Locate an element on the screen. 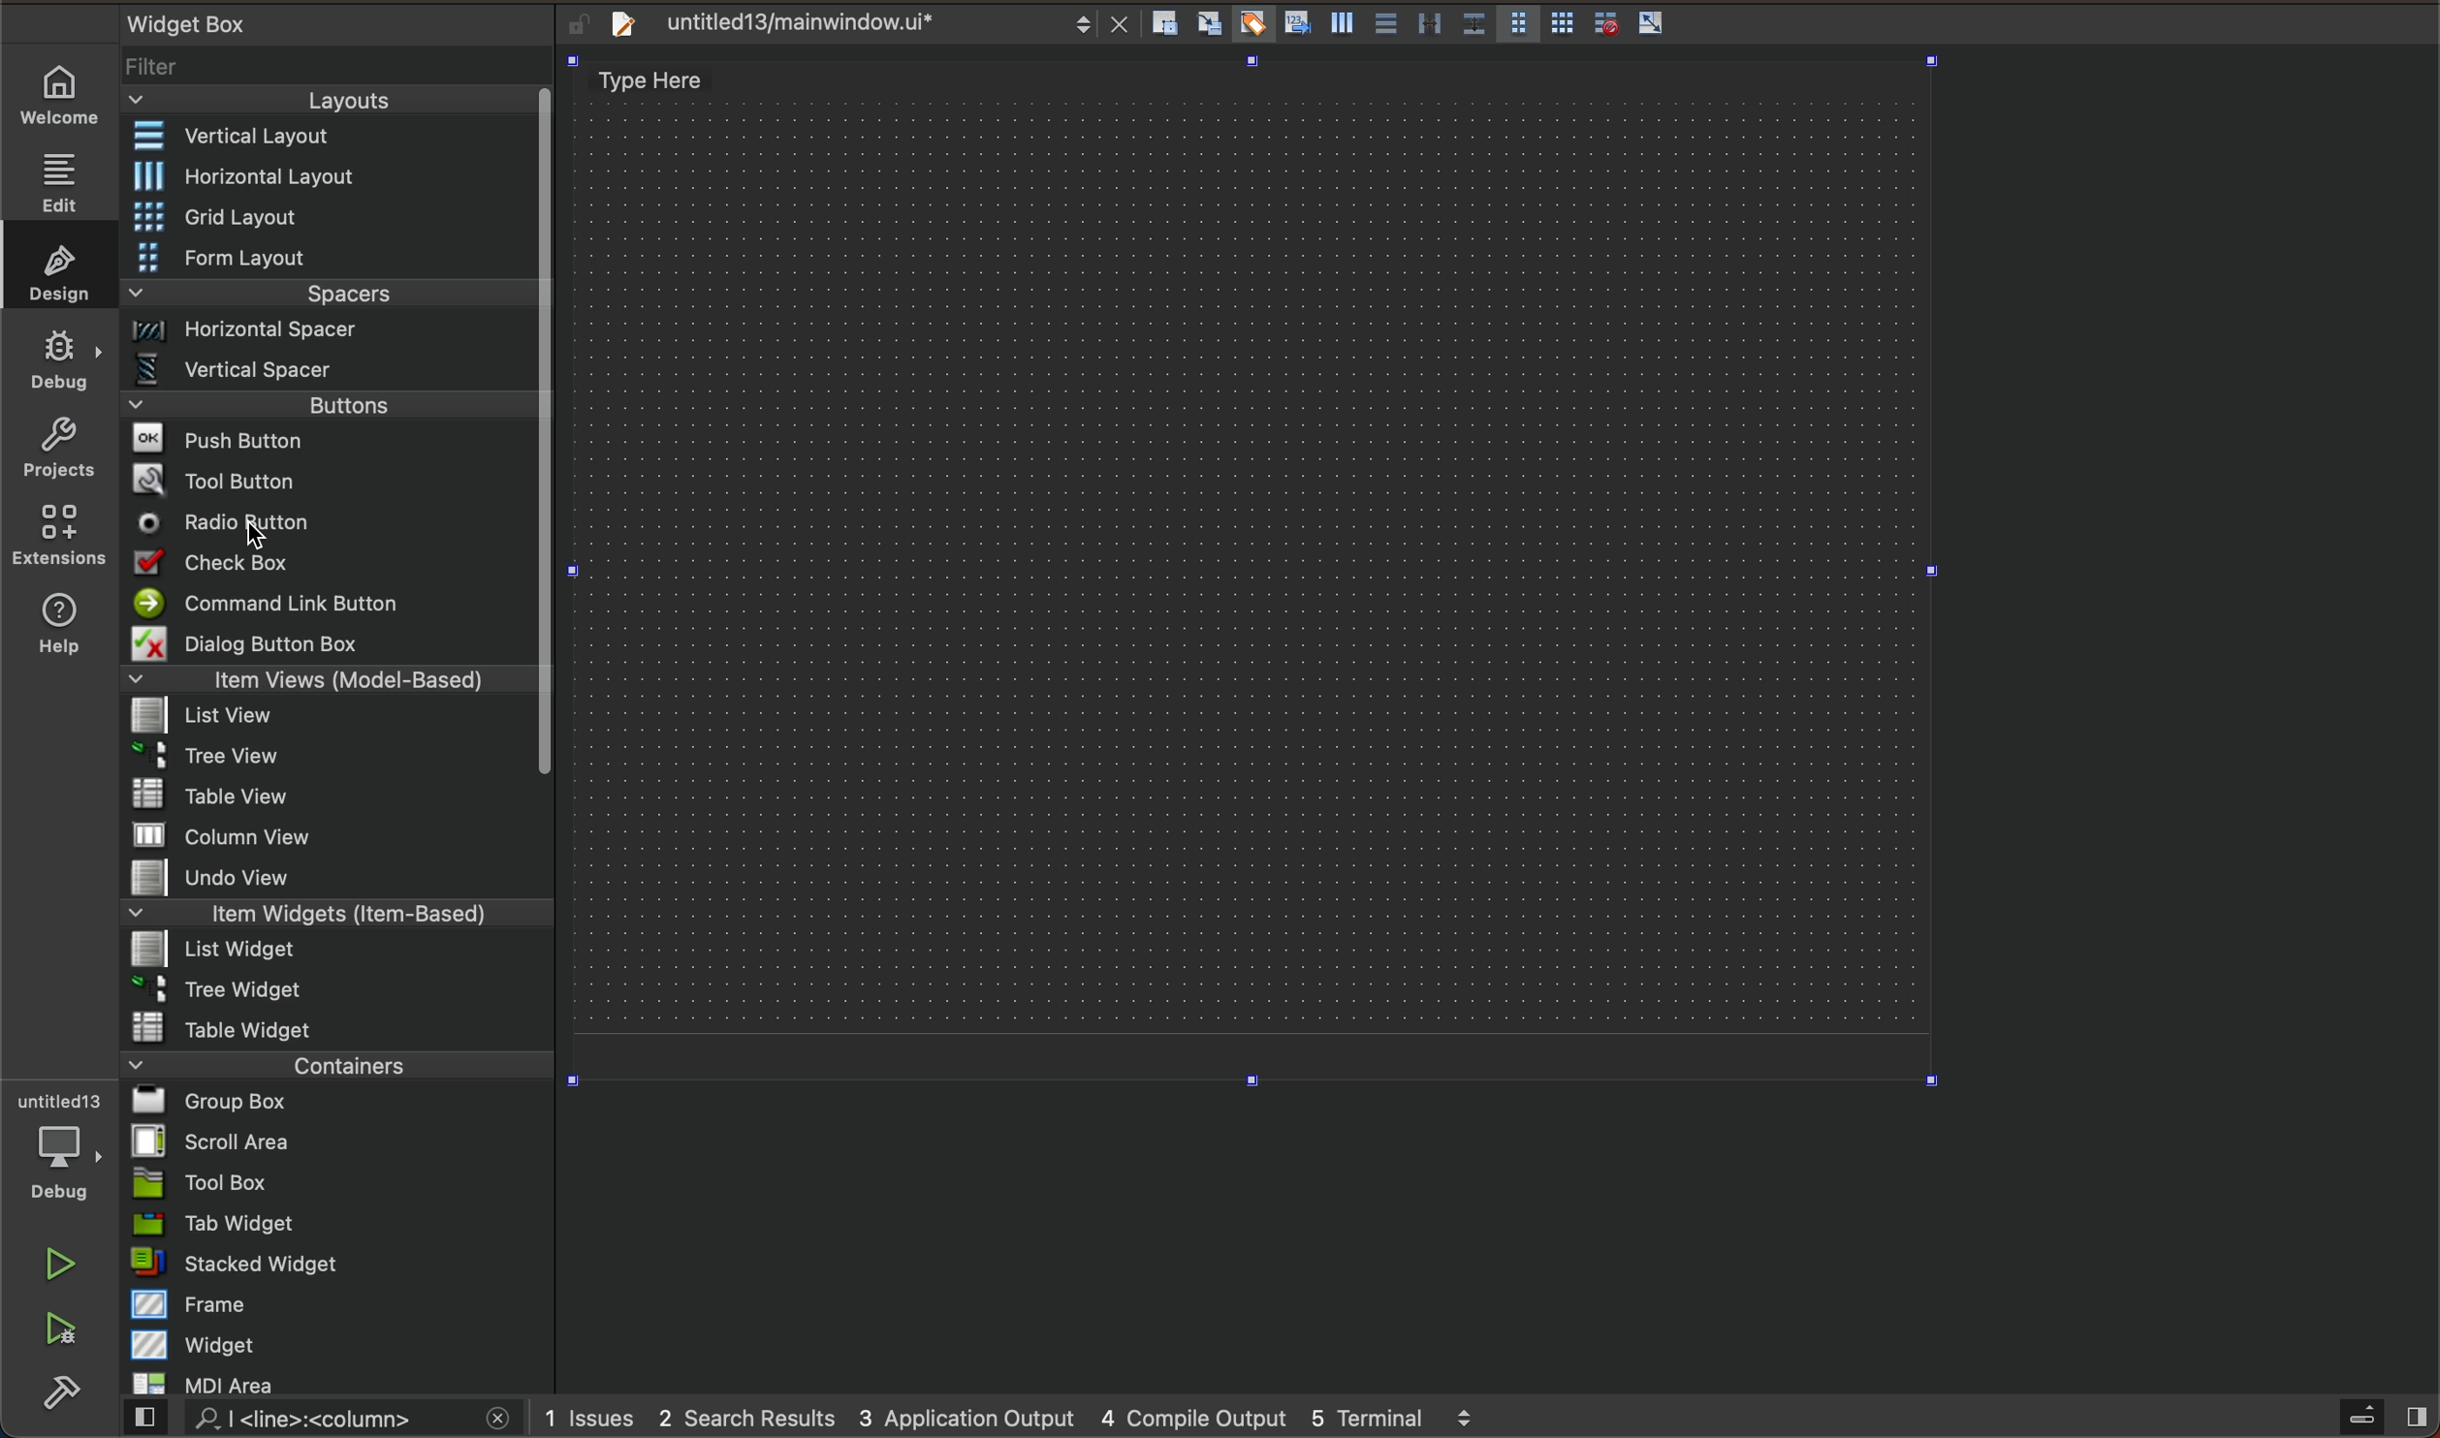 The width and height of the screenshot is (2440, 1438). Vertical layout  is located at coordinates (333, 138).